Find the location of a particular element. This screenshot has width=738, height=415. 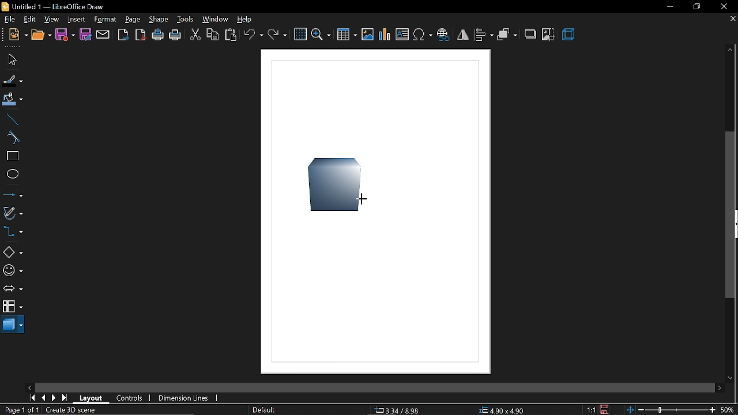

current page is located at coordinates (22, 410).